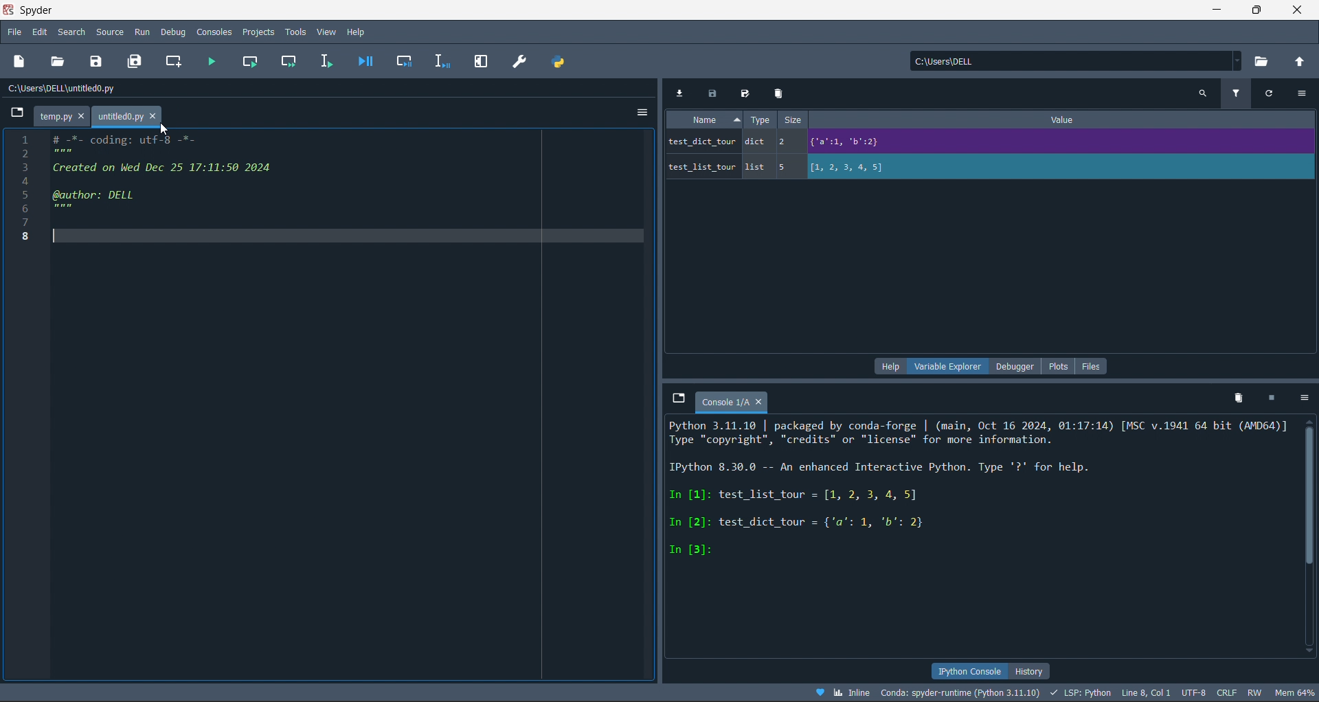 Image resolution: width=1319 pixels, height=702 pixels. Describe the element at coordinates (1202, 93) in the screenshot. I see `search` at that location.